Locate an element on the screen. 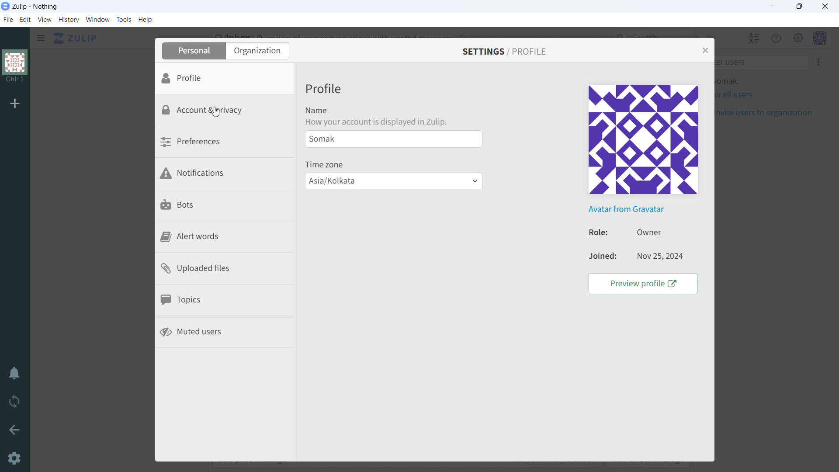 The width and height of the screenshot is (839, 472). alert words is located at coordinates (225, 238).